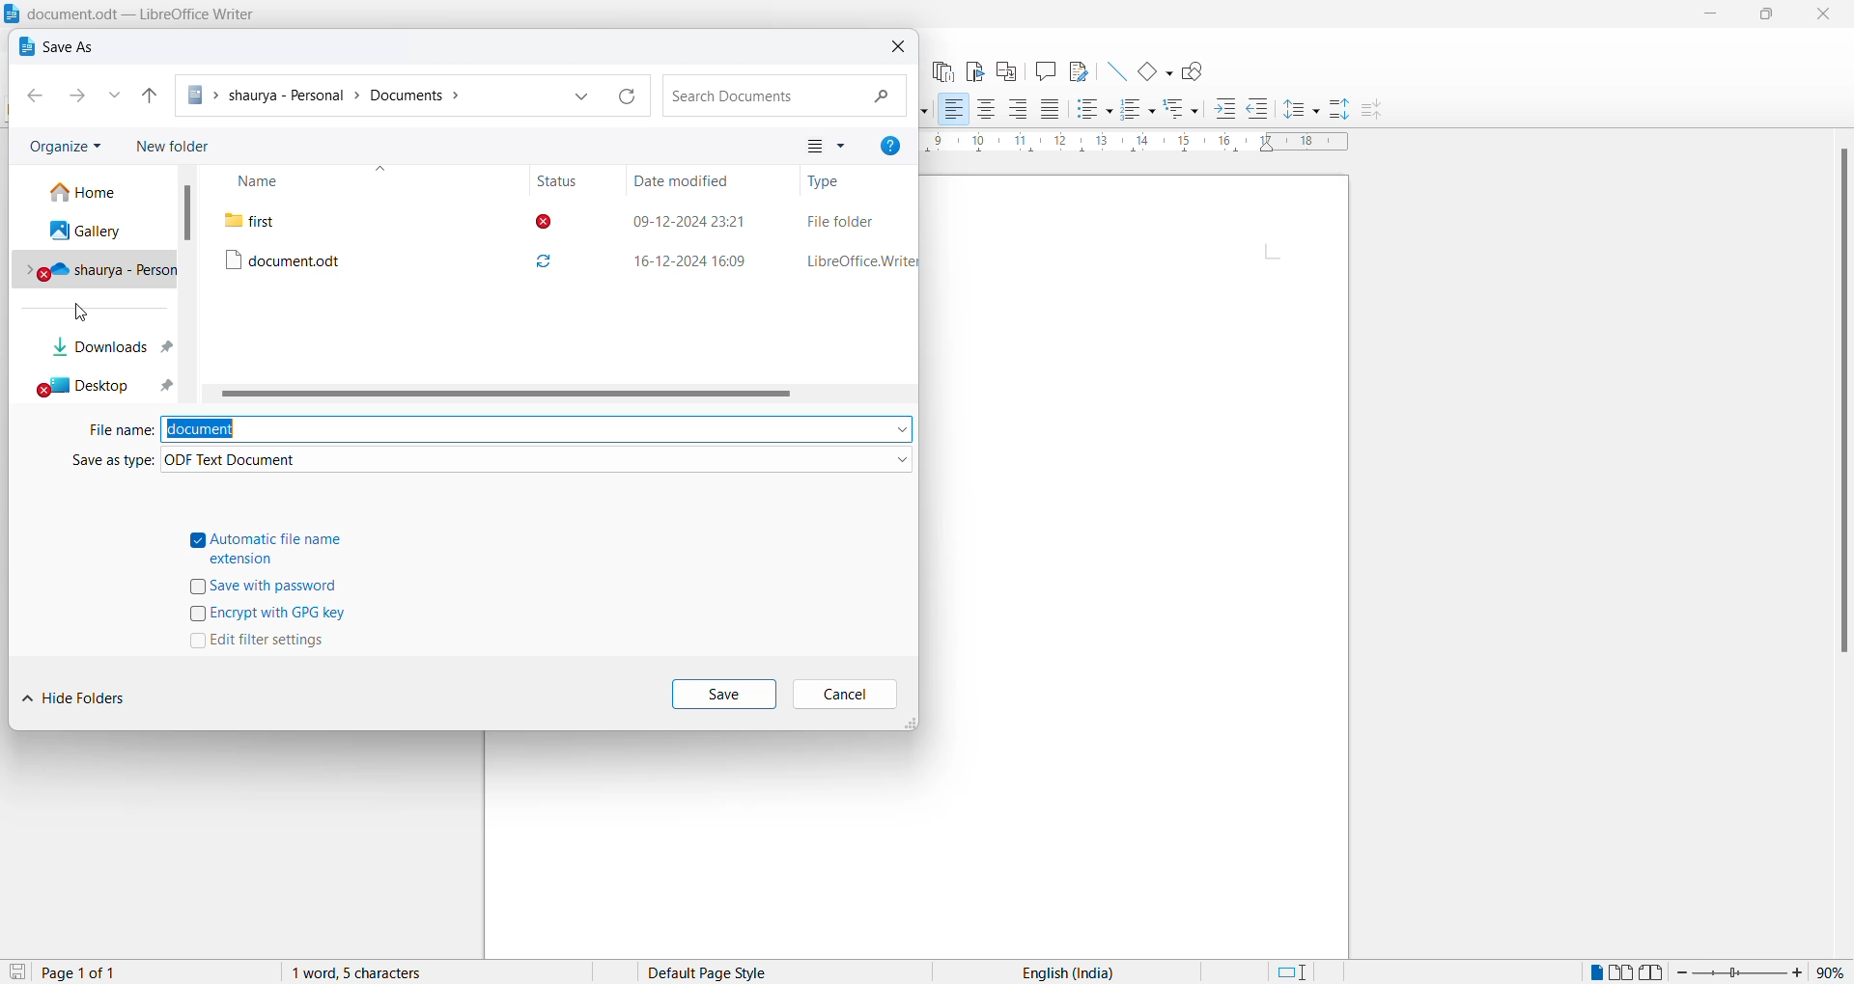 The width and height of the screenshot is (1854, 984). I want to click on Close, so click(895, 50).